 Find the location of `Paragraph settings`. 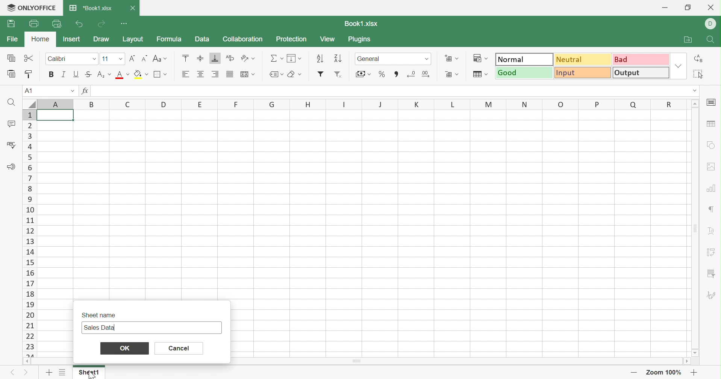

Paragraph settings is located at coordinates (711, 208).